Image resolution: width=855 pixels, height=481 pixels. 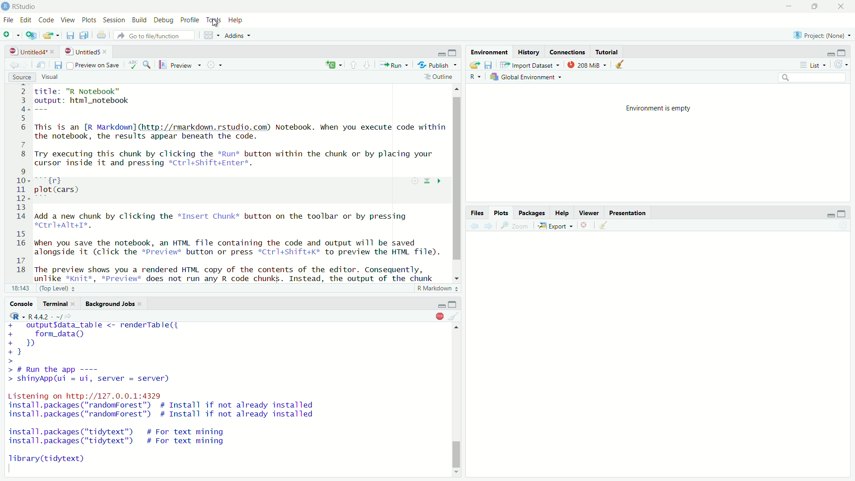 I want to click on scrollbar up, so click(x=457, y=327).